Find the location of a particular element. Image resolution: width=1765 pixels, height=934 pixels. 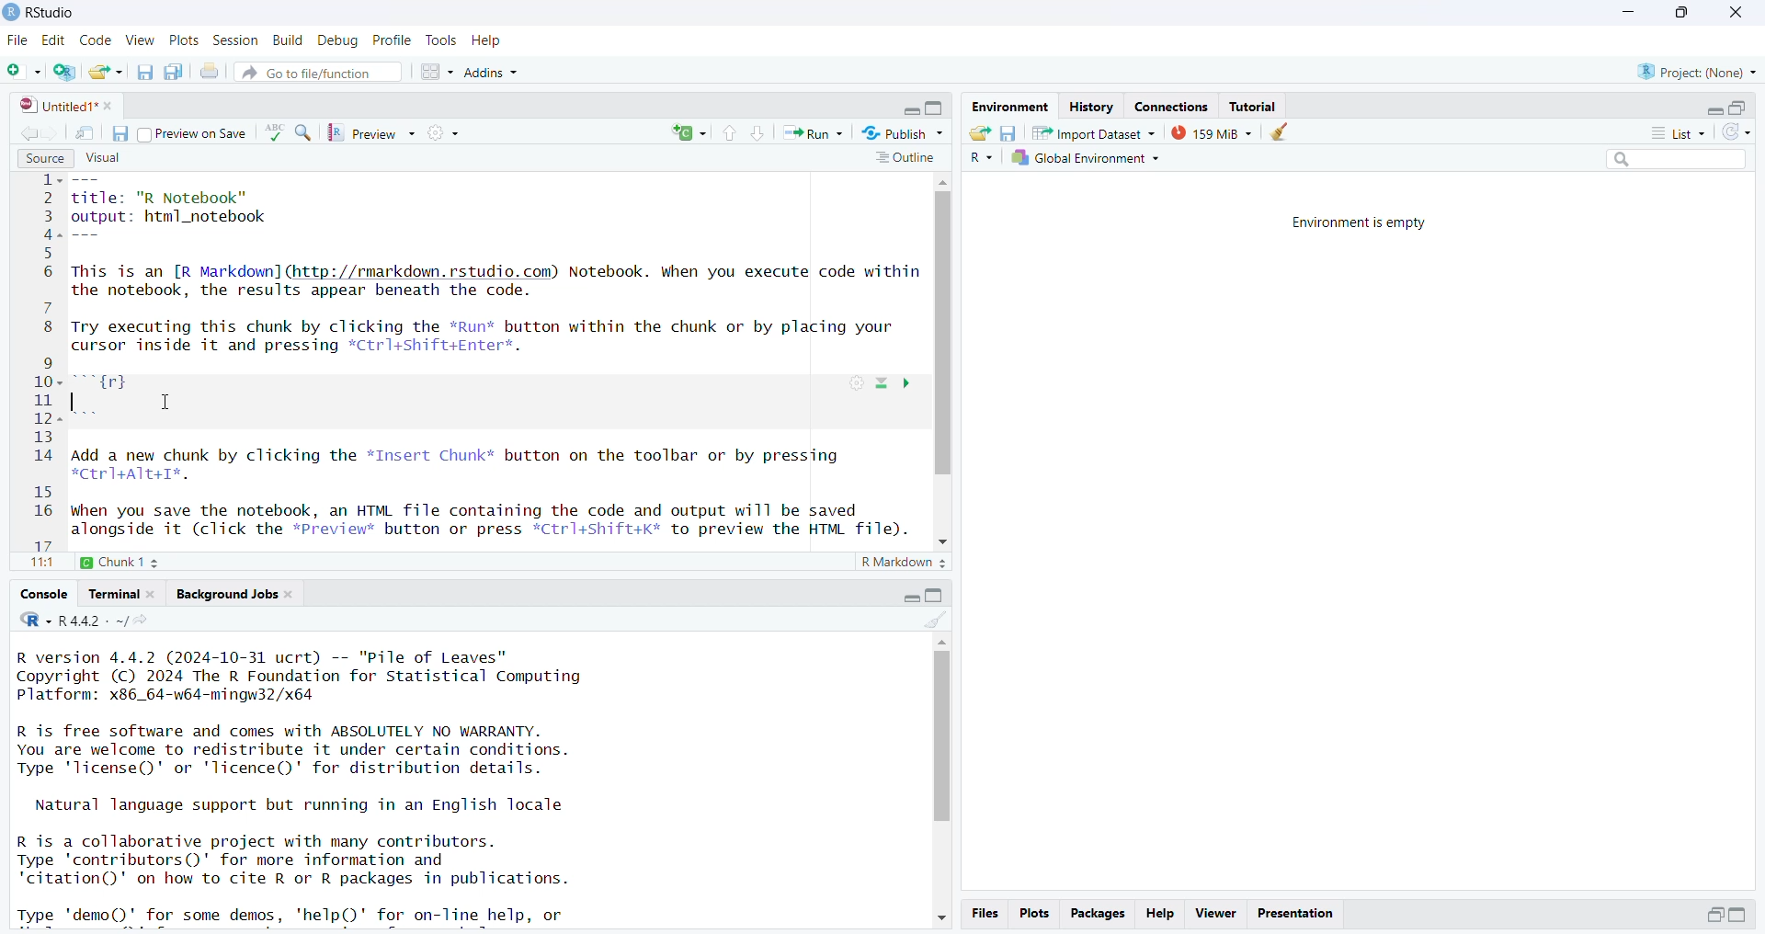

project(None) is located at coordinates (1696, 73).